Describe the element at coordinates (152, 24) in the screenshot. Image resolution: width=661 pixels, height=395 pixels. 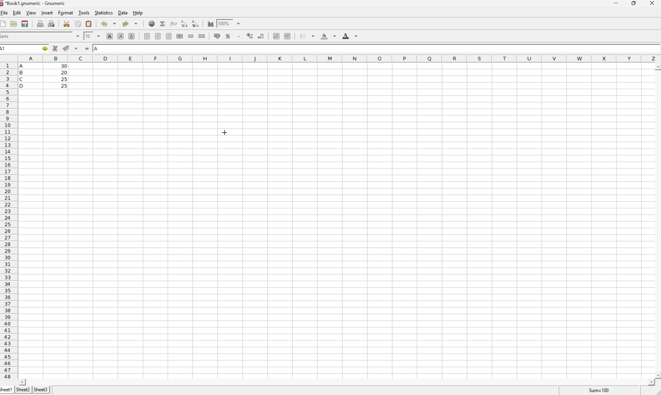
I see `Insert a hyperlink` at that location.